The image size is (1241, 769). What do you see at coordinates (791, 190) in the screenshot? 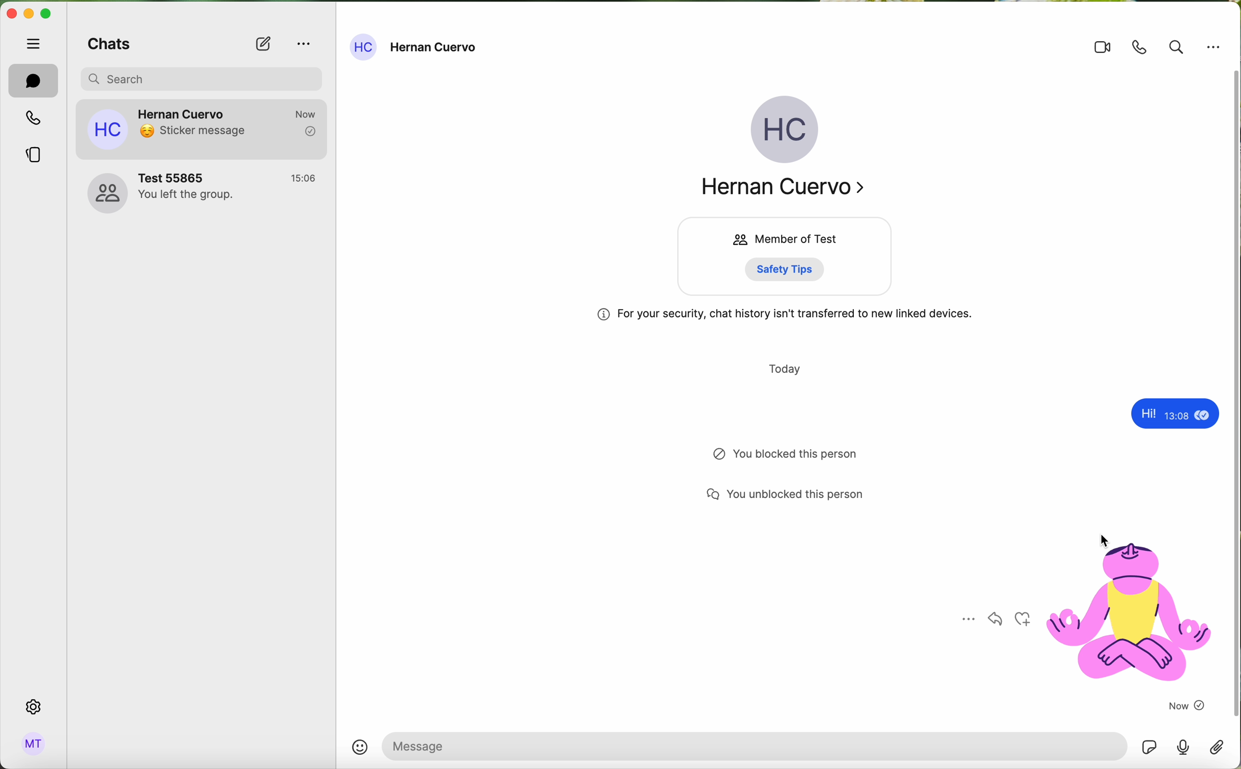
I see `Hernan Cuvero` at bounding box center [791, 190].